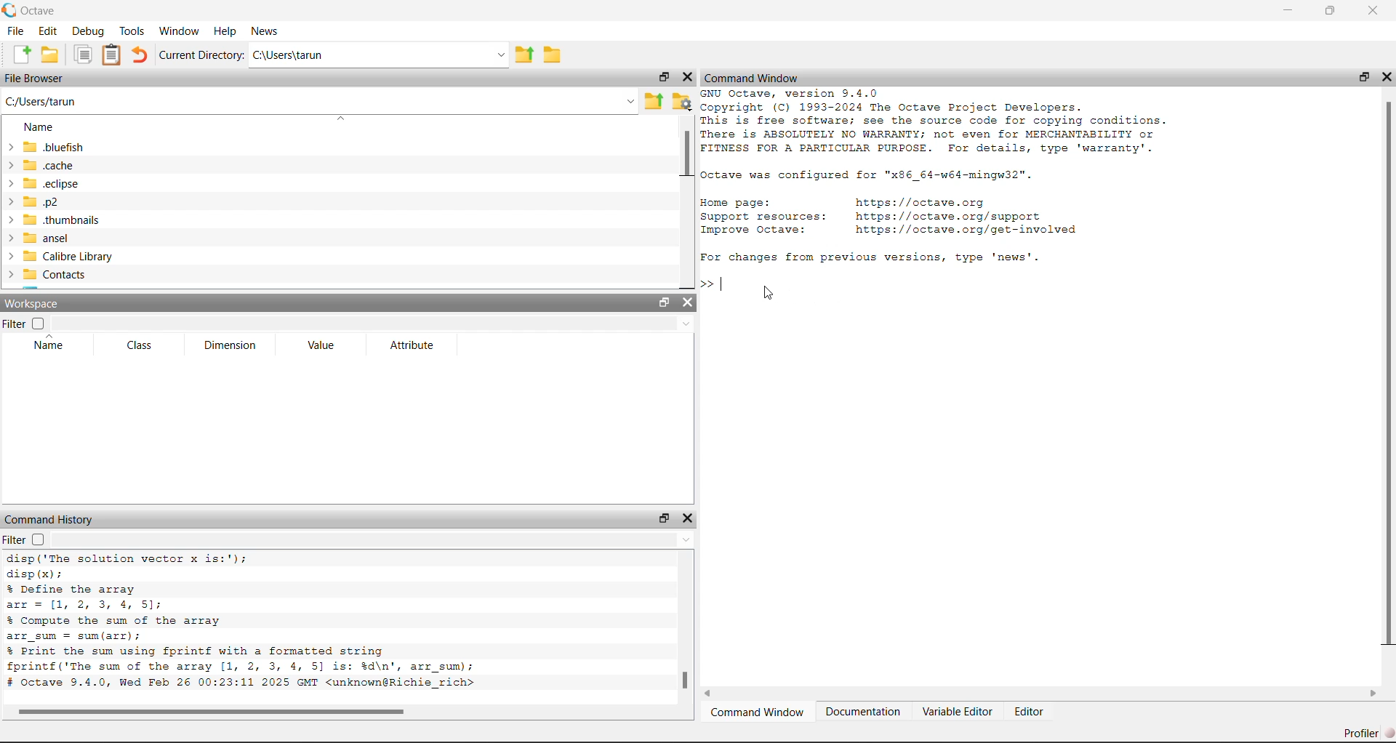 The image size is (1396, 743). I want to click on Close, so click(687, 78).